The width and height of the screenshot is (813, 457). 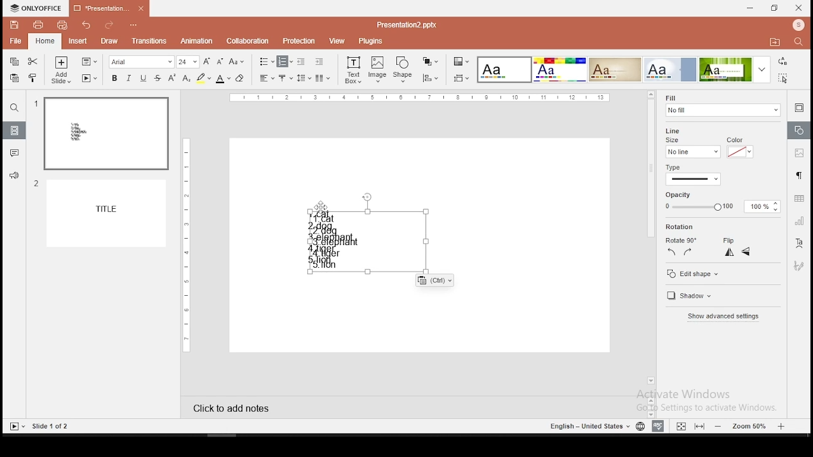 I want to click on close window, so click(x=799, y=8).